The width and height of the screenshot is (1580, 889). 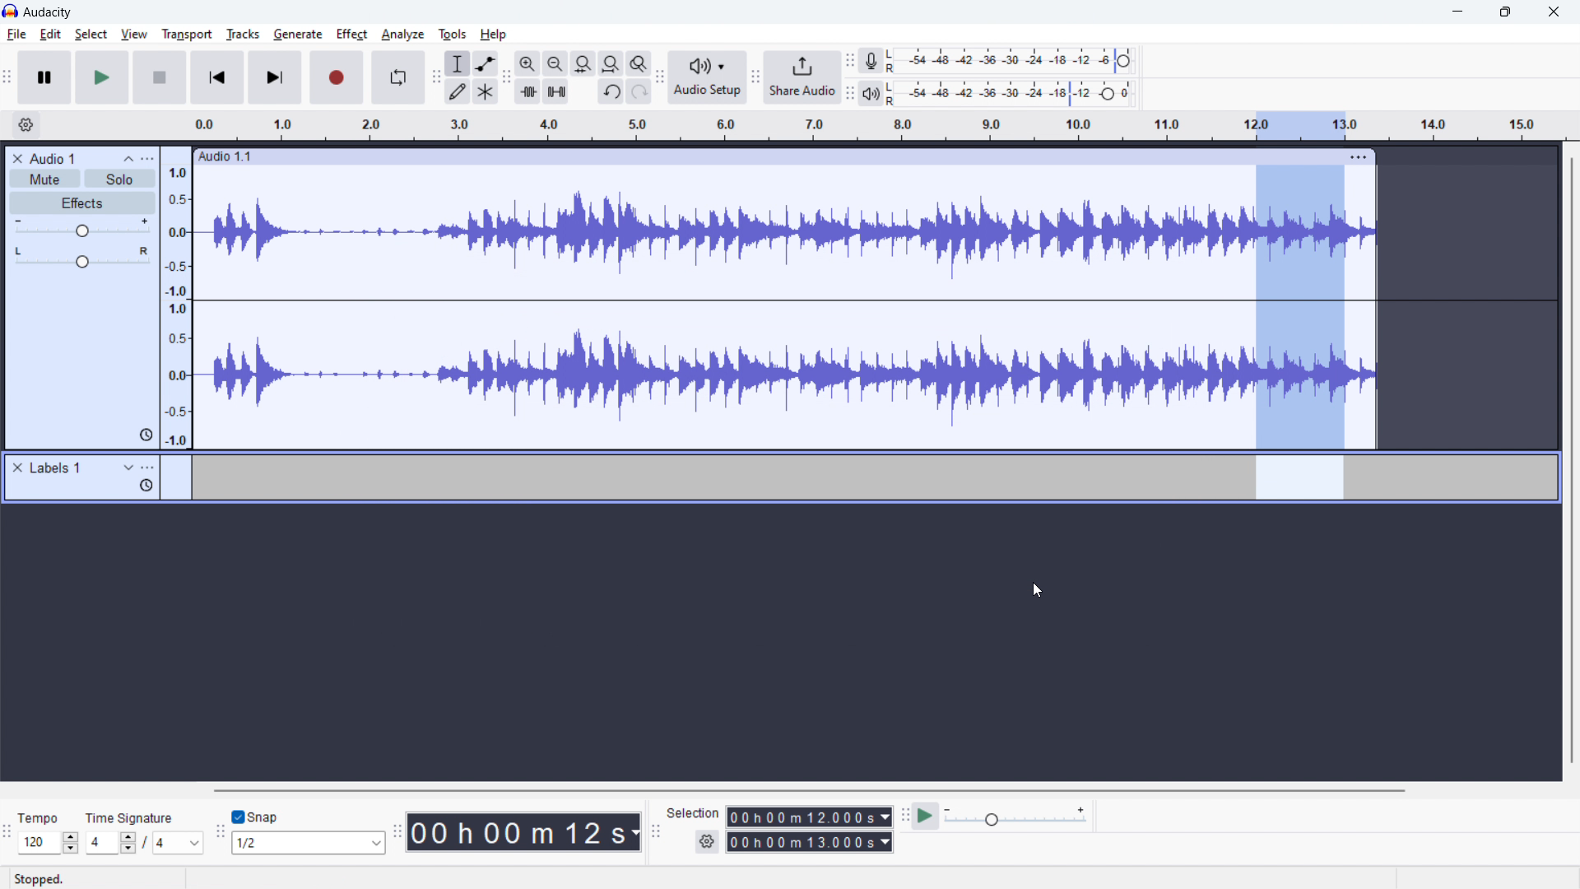 What do you see at coordinates (693, 813) in the screenshot?
I see `selection` at bounding box center [693, 813].